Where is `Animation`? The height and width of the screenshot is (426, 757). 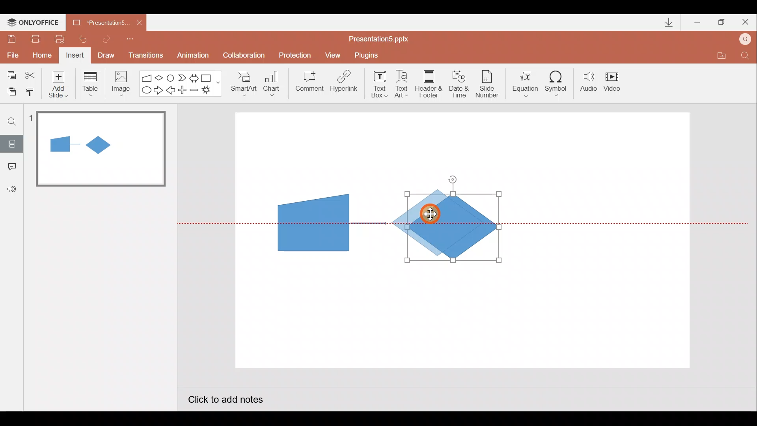 Animation is located at coordinates (194, 56).